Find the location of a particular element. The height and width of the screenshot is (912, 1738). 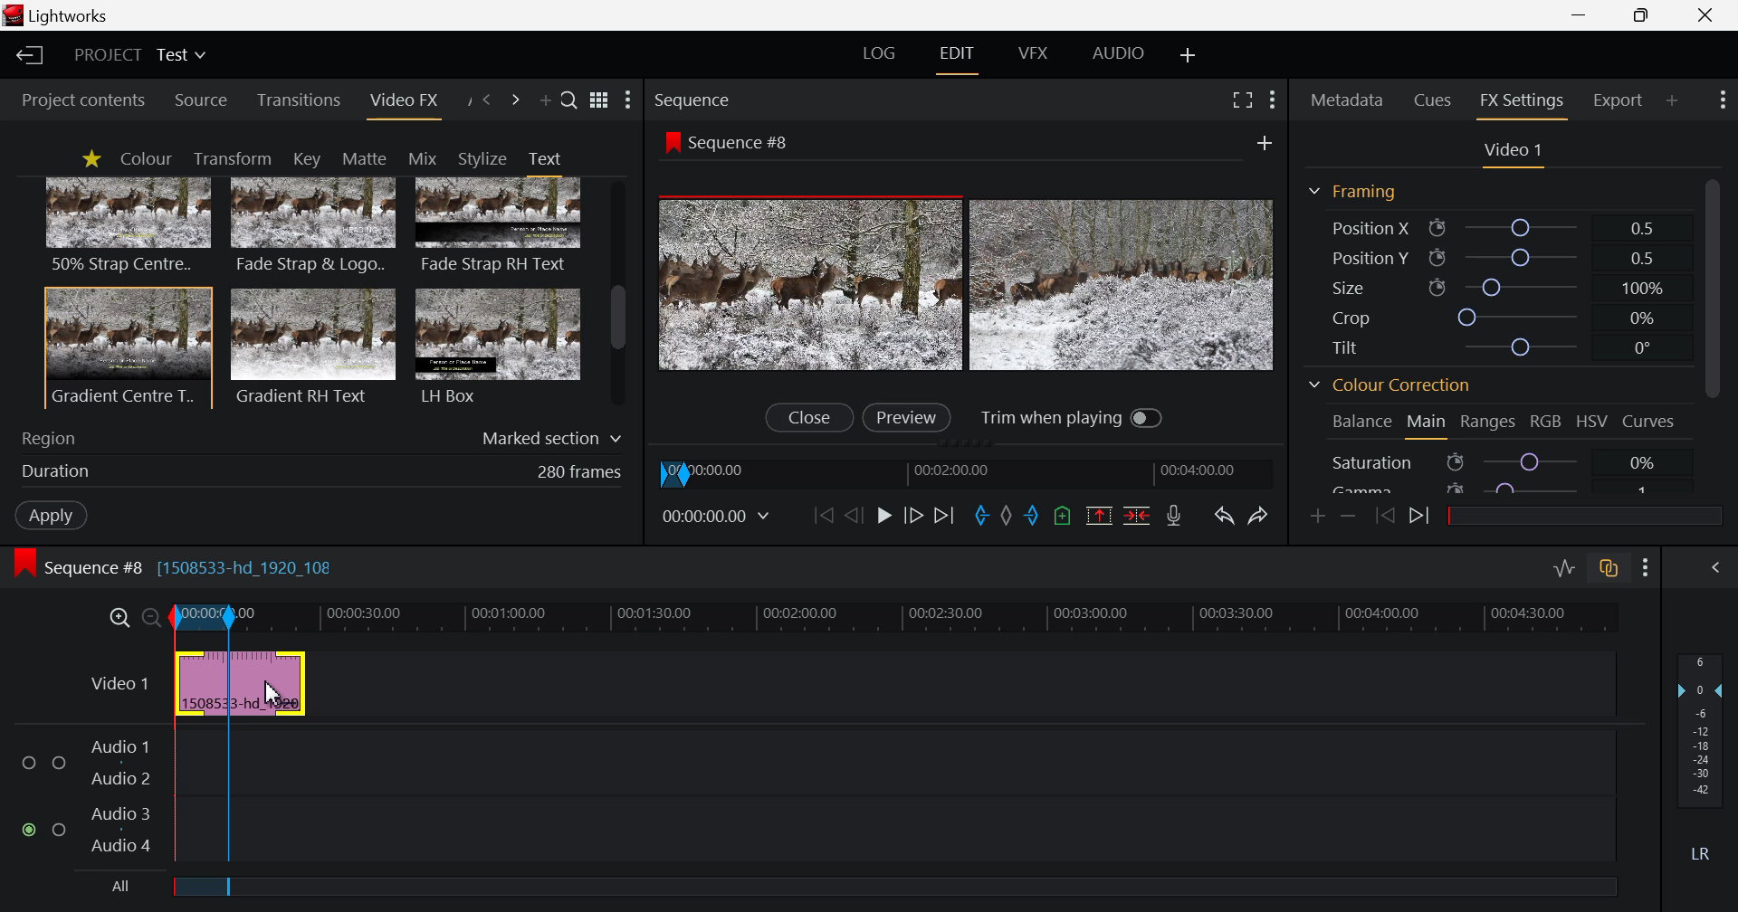

Show Settings is located at coordinates (628, 101).